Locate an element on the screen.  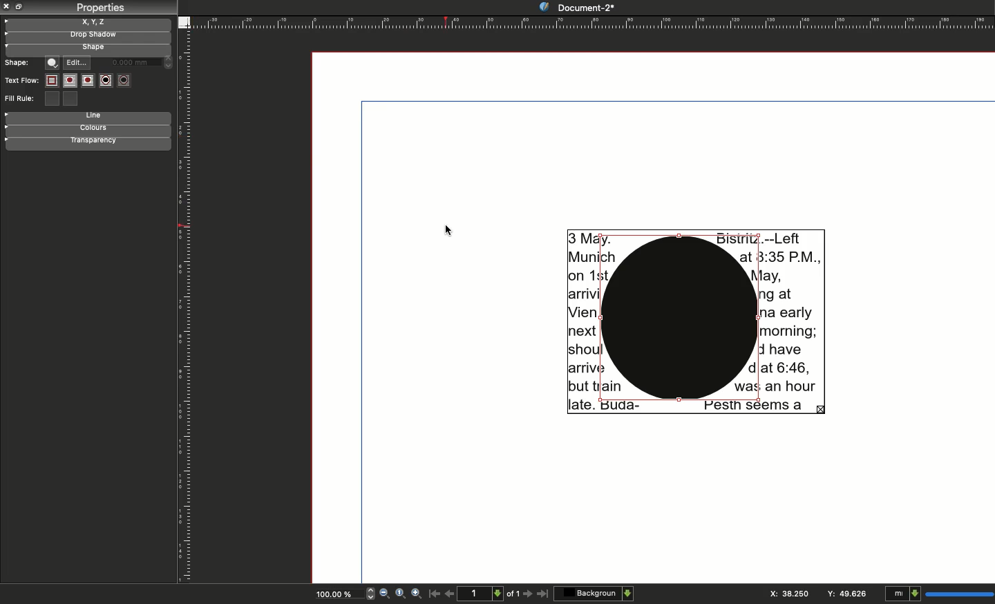
Units is located at coordinates (940, 592).